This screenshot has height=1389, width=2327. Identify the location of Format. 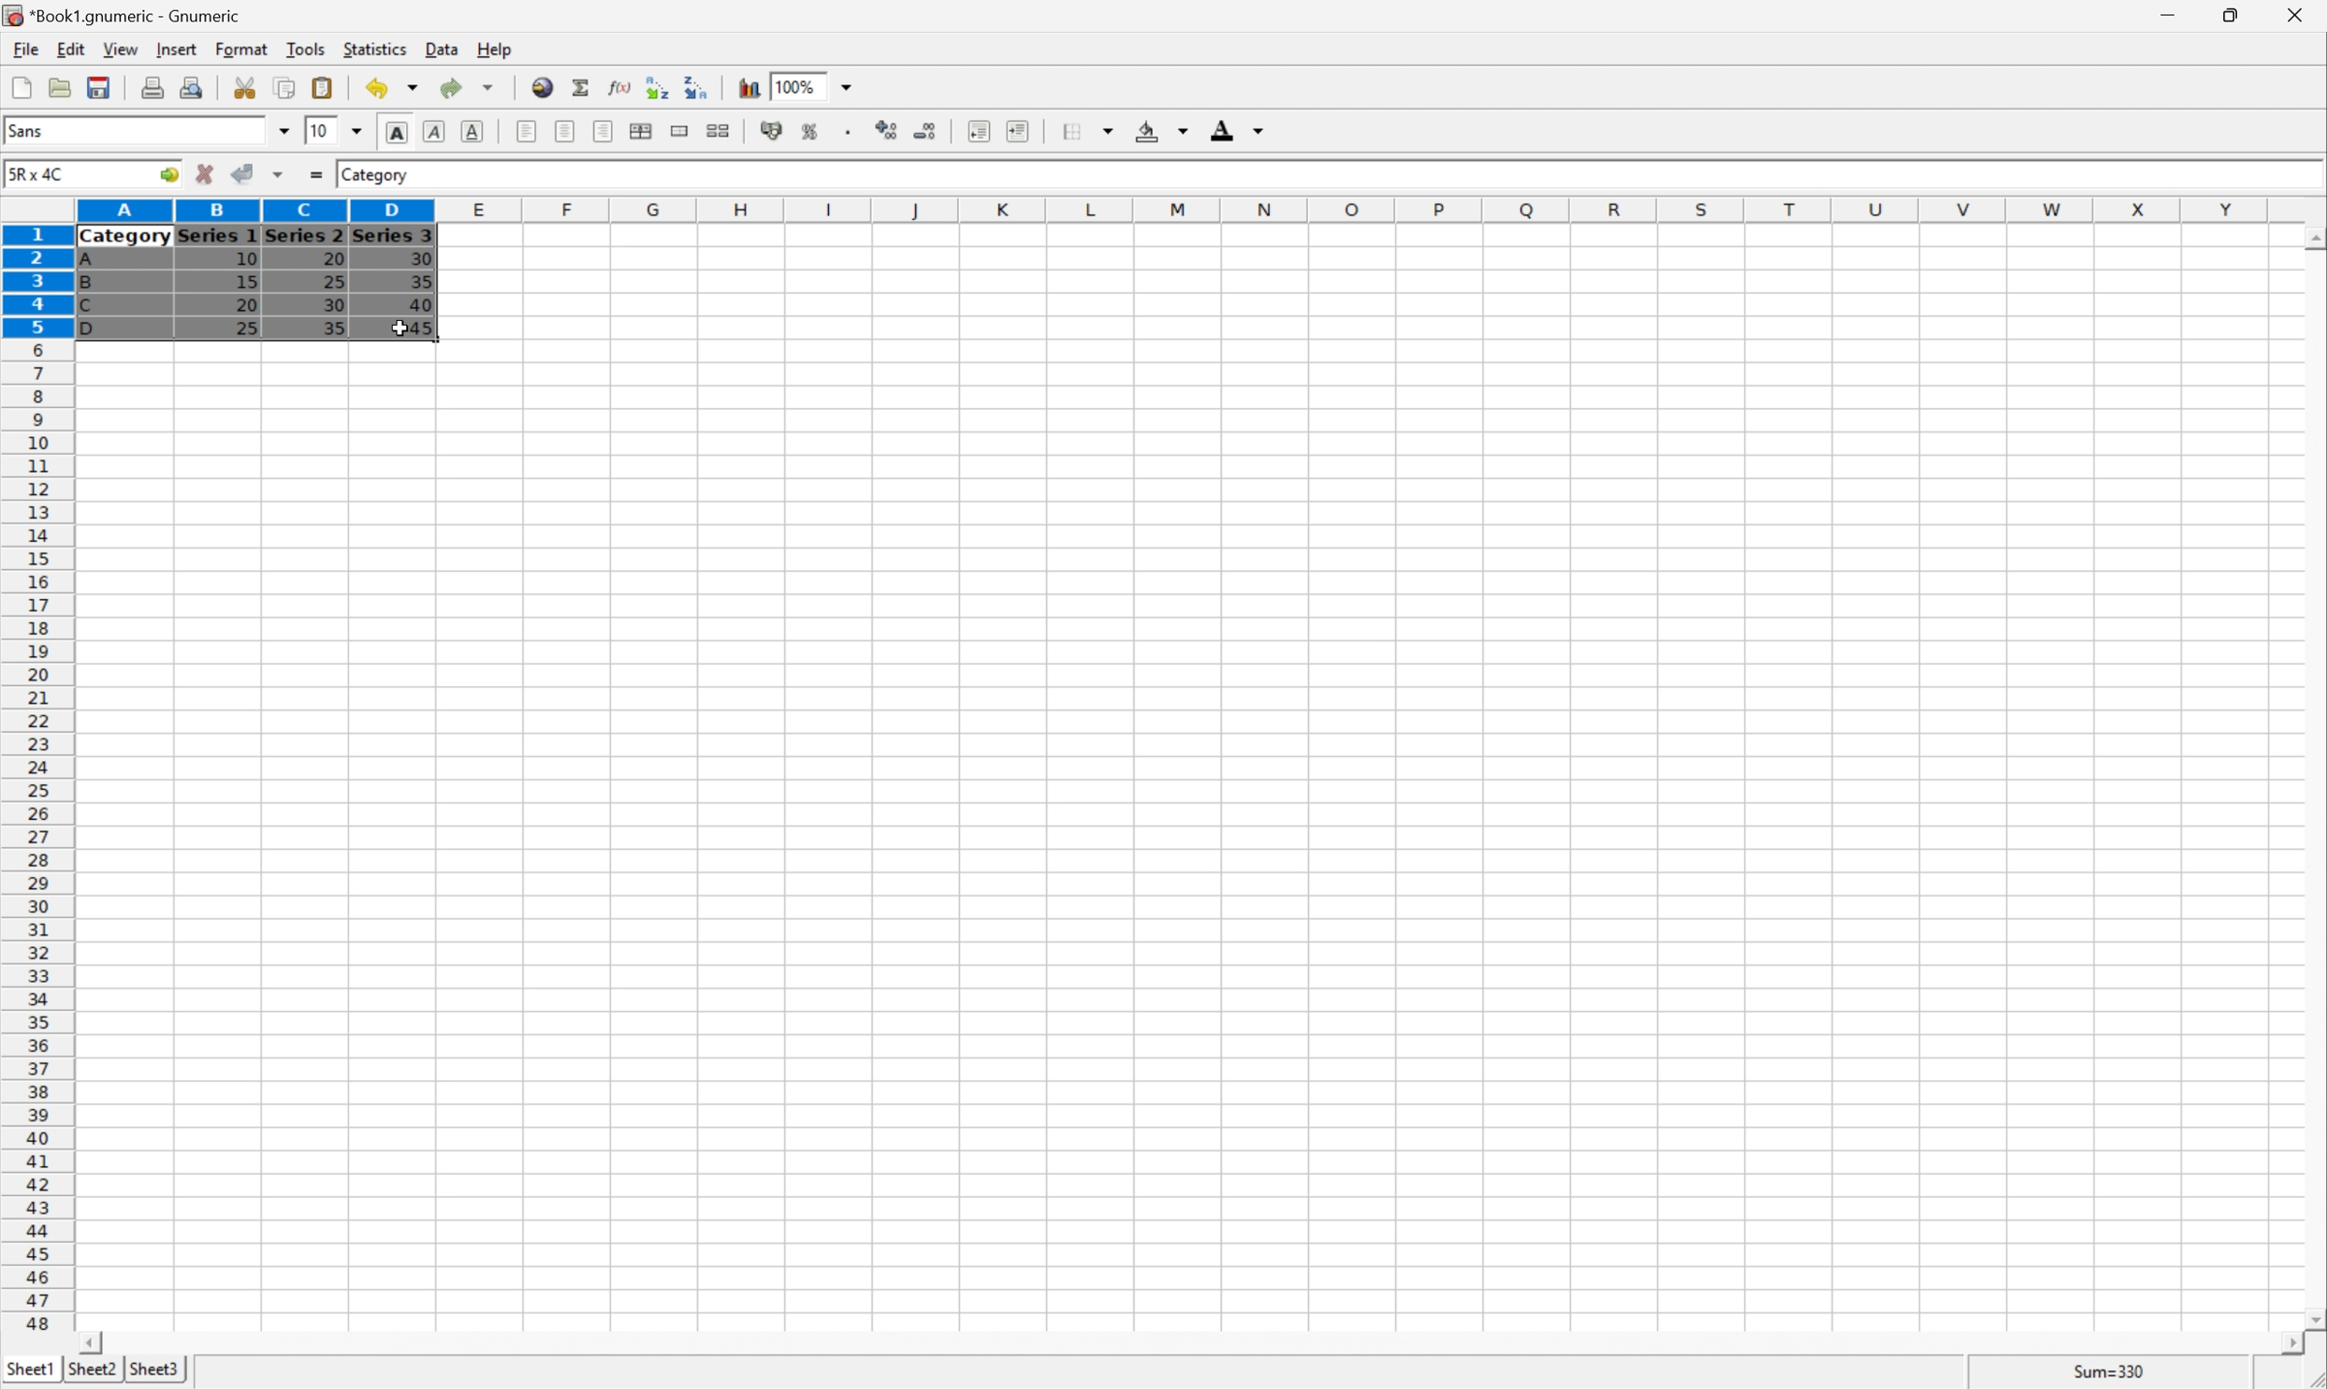
(241, 48).